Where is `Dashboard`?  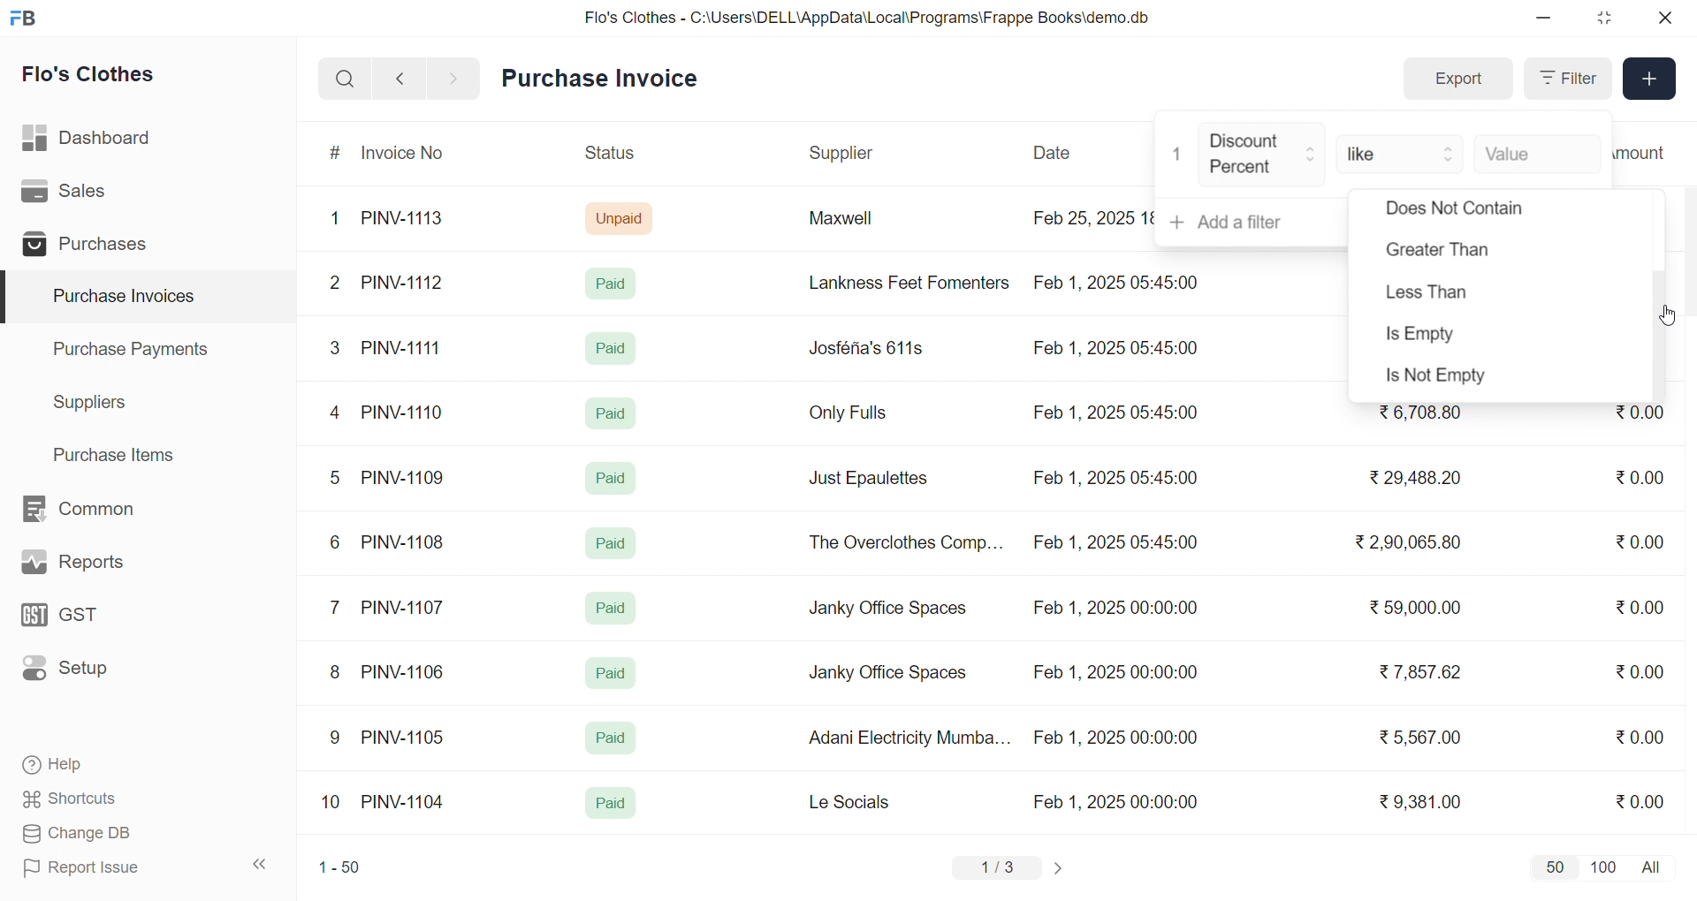
Dashboard is located at coordinates (92, 141).